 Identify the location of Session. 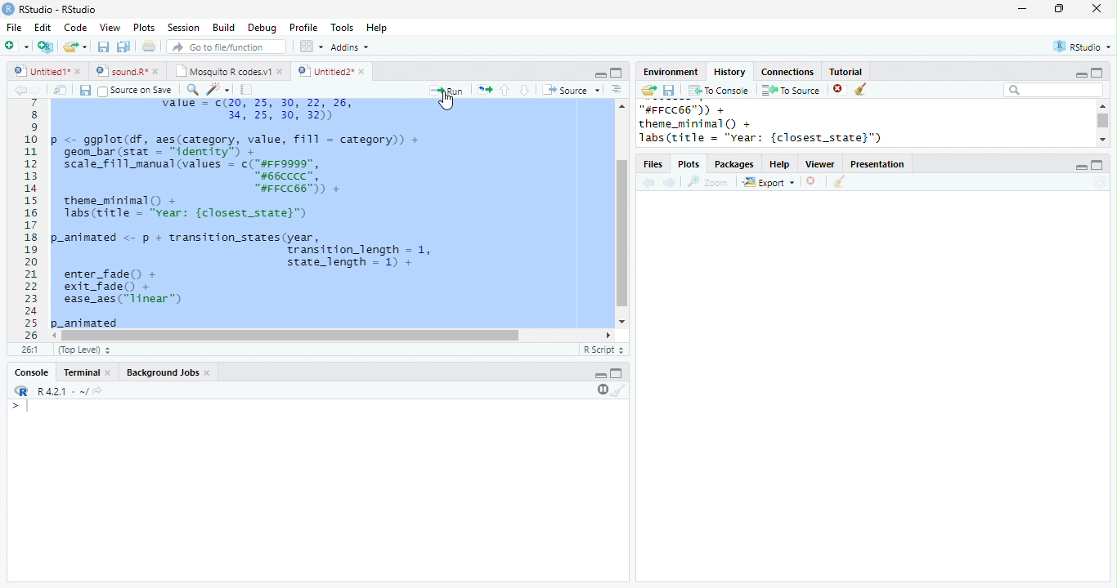
(182, 28).